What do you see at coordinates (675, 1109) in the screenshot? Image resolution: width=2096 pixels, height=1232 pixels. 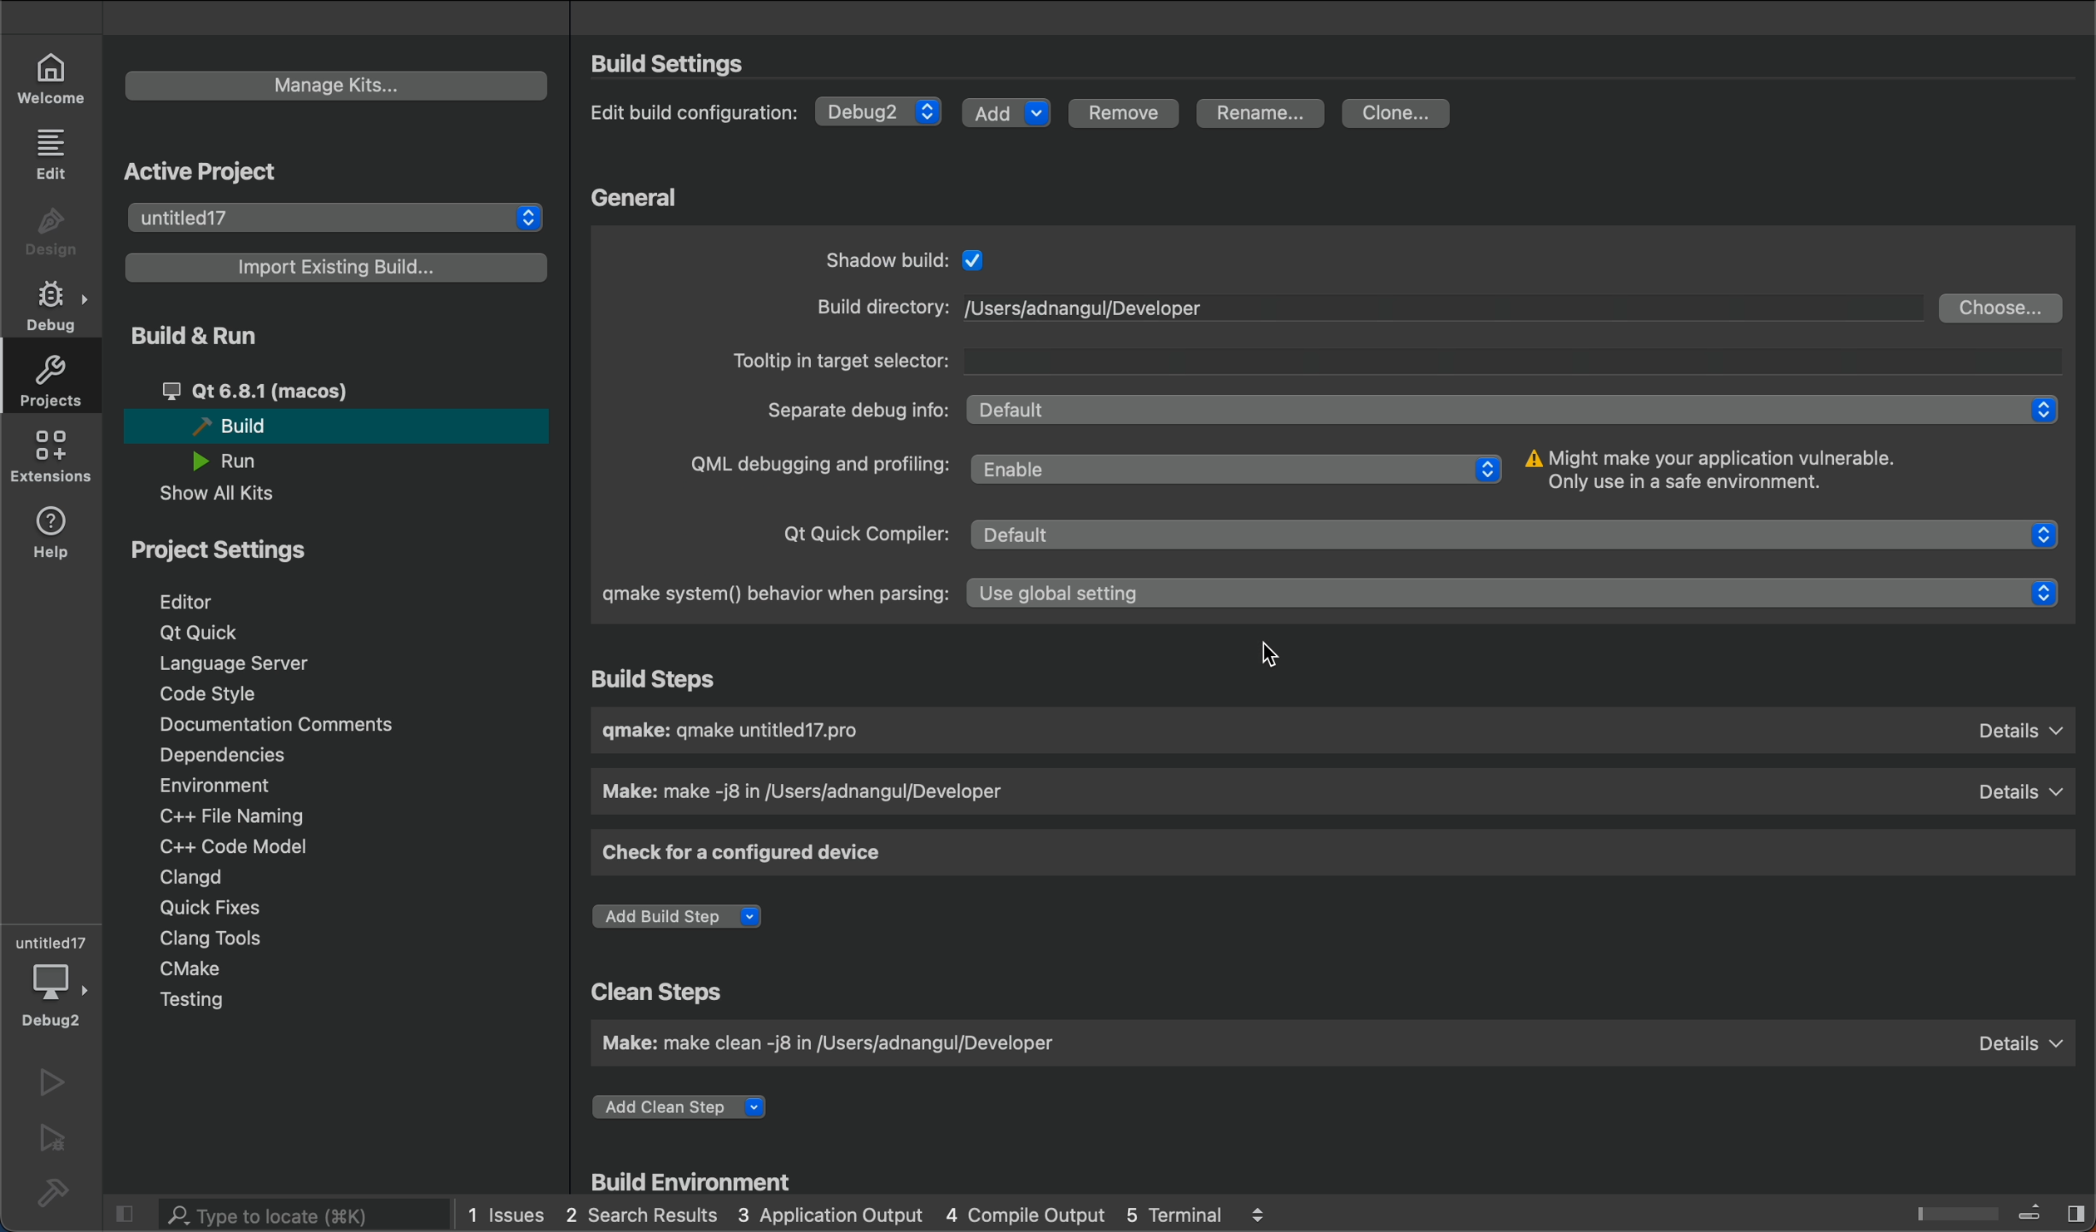 I see `add step` at bounding box center [675, 1109].